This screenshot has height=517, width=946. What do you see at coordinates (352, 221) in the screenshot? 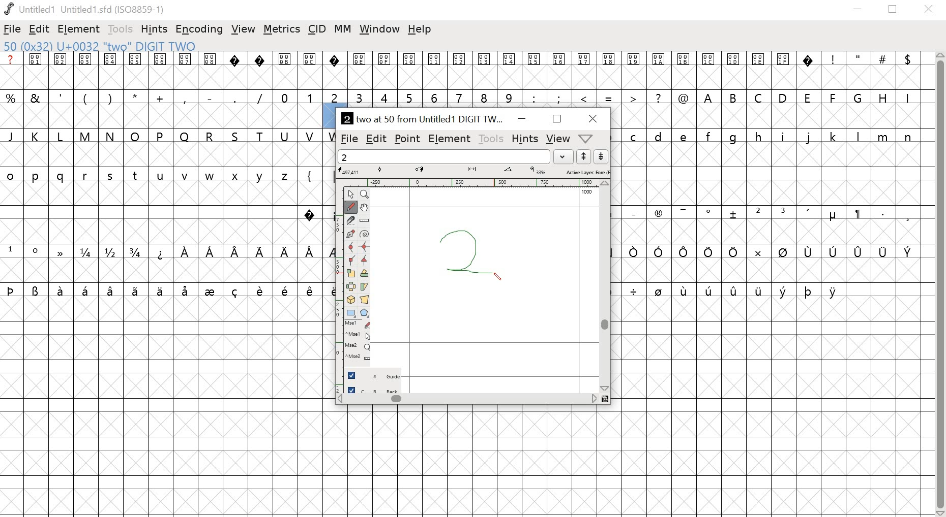
I see `knife` at bounding box center [352, 221].